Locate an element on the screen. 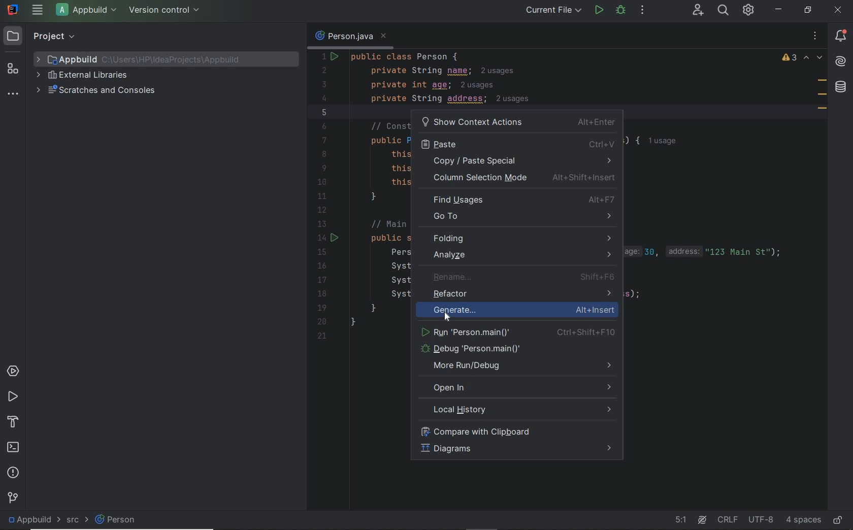  local history is located at coordinates (517, 410).